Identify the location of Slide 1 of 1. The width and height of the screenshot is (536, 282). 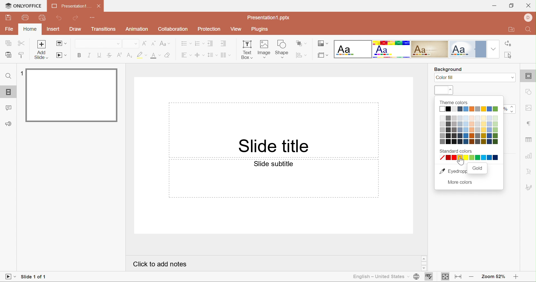
(33, 277).